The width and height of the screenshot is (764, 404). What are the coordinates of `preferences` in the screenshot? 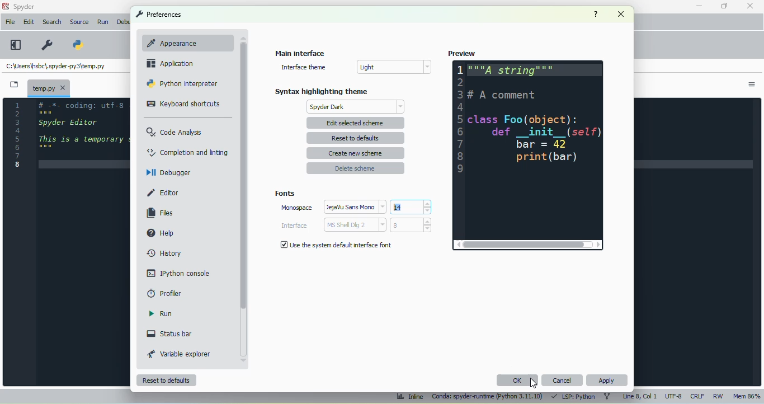 It's located at (48, 45).